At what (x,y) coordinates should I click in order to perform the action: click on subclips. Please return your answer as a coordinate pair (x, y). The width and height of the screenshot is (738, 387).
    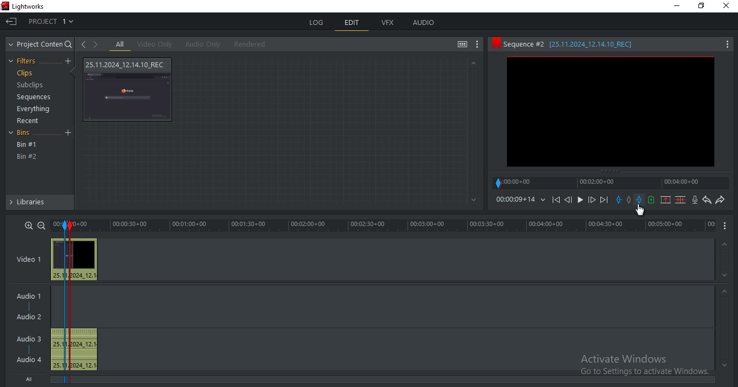
    Looking at the image, I should click on (31, 86).